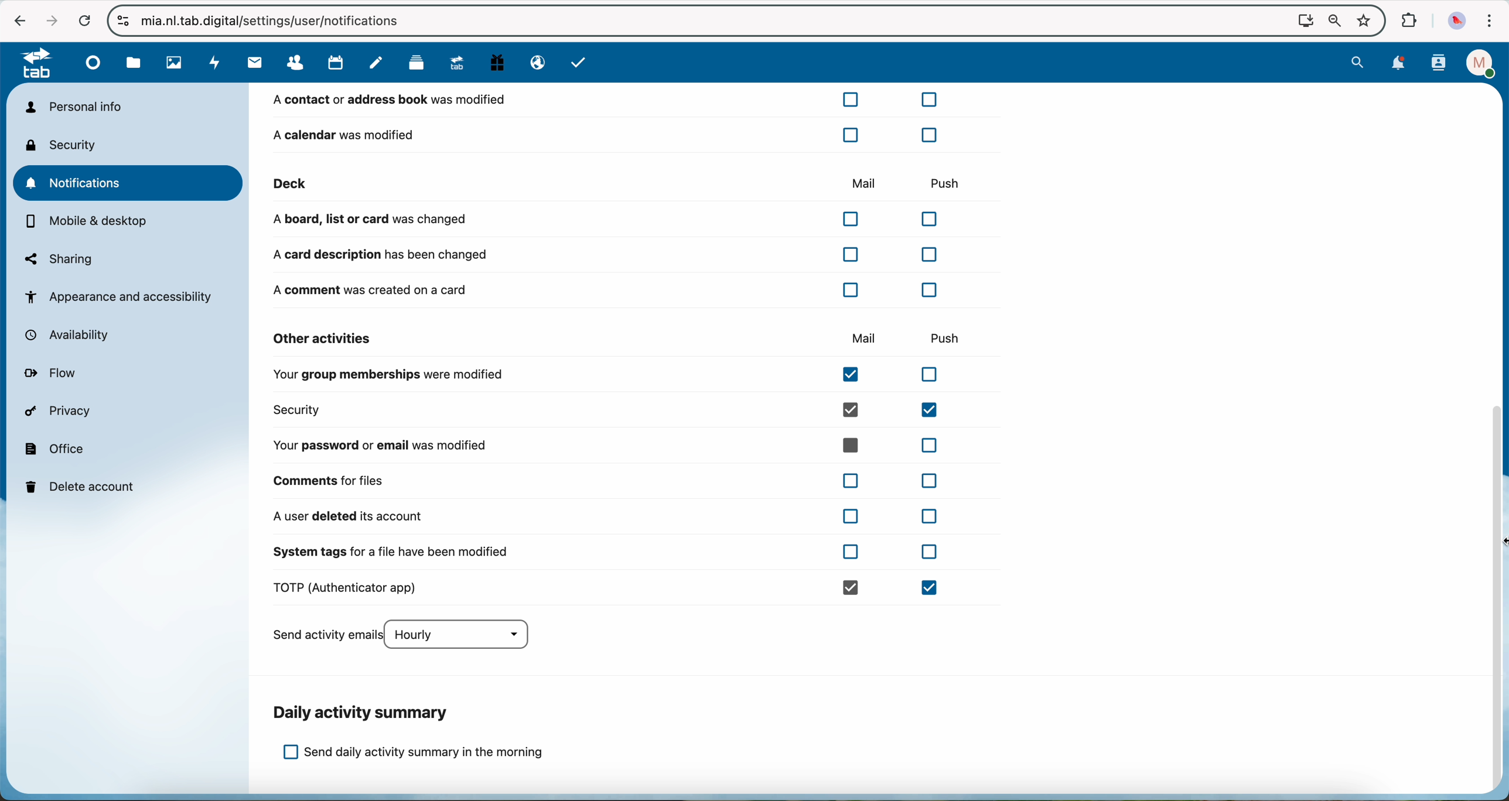  I want to click on daily activity summary, so click(363, 713).